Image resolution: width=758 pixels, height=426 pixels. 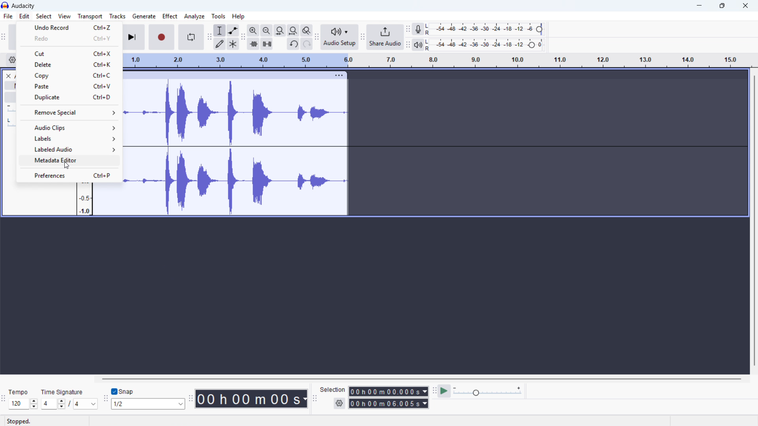 I want to click on play at speed , so click(x=444, y=392).